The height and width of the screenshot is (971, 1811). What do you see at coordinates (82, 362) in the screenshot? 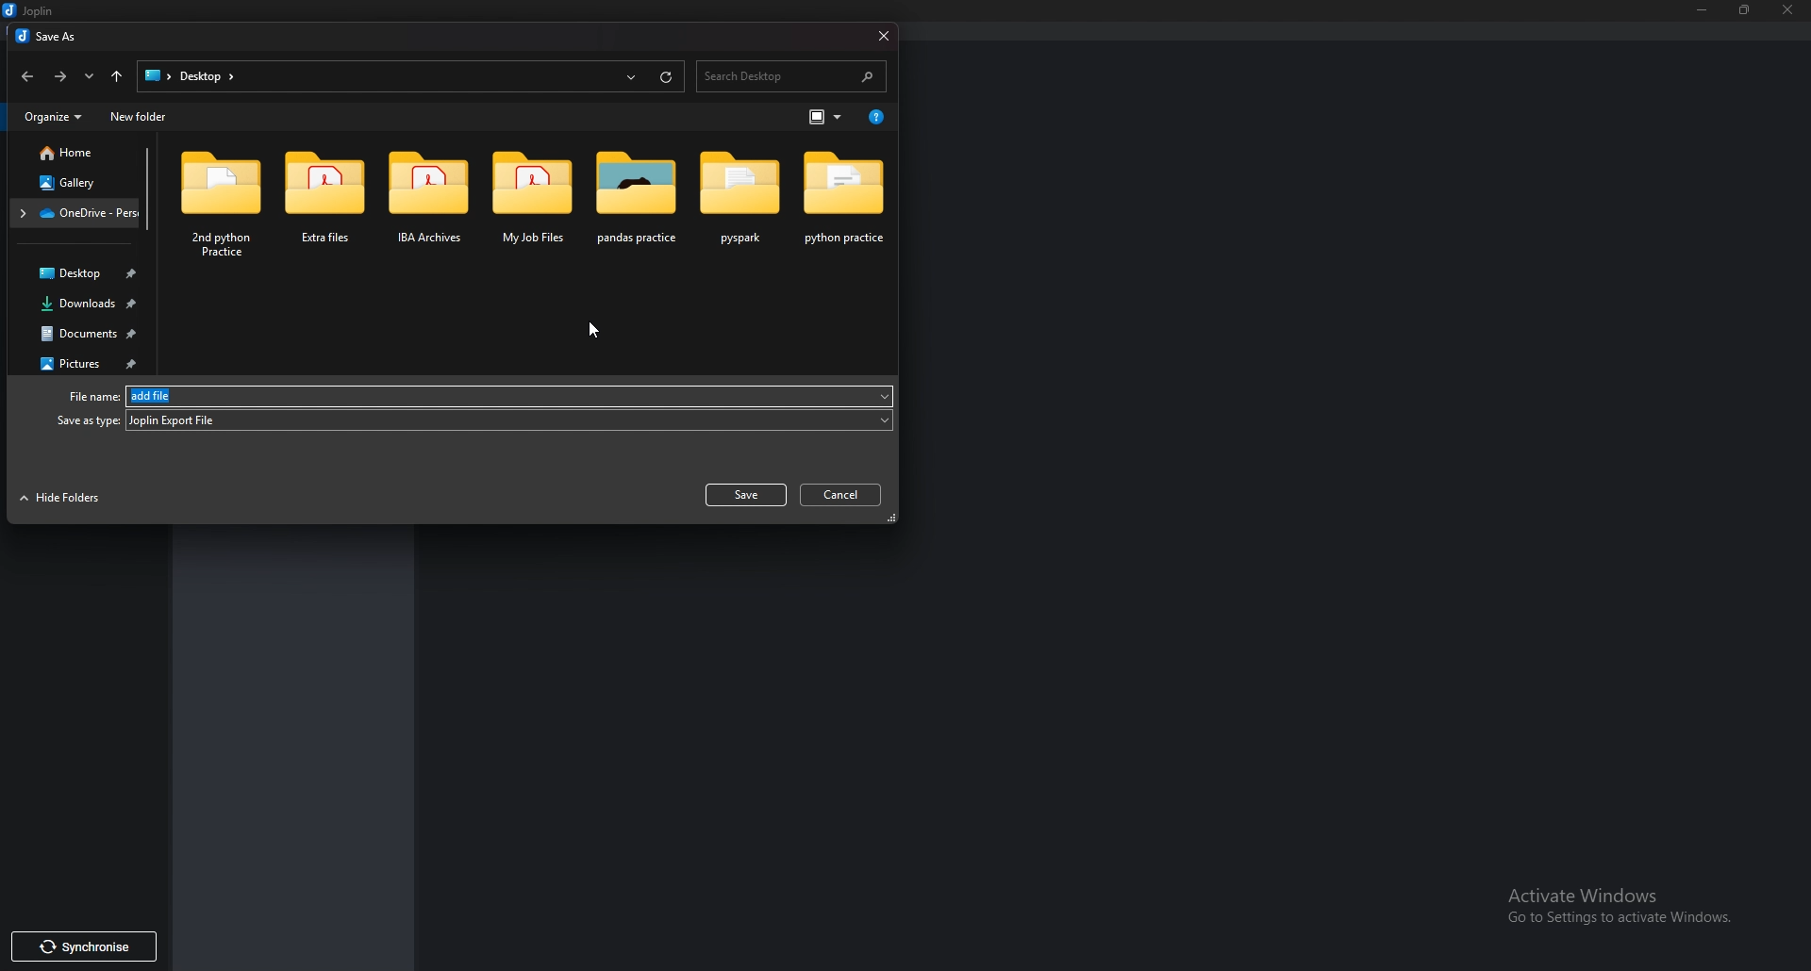
I see `Pictures` at bounding box center [82, 362].